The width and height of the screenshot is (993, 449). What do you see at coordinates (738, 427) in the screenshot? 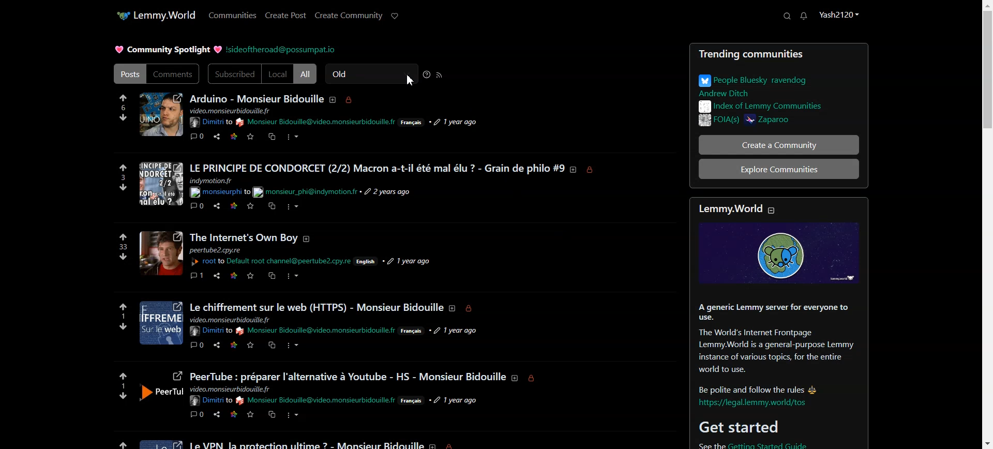
I see `Get started` at bounding box center [738, 427].